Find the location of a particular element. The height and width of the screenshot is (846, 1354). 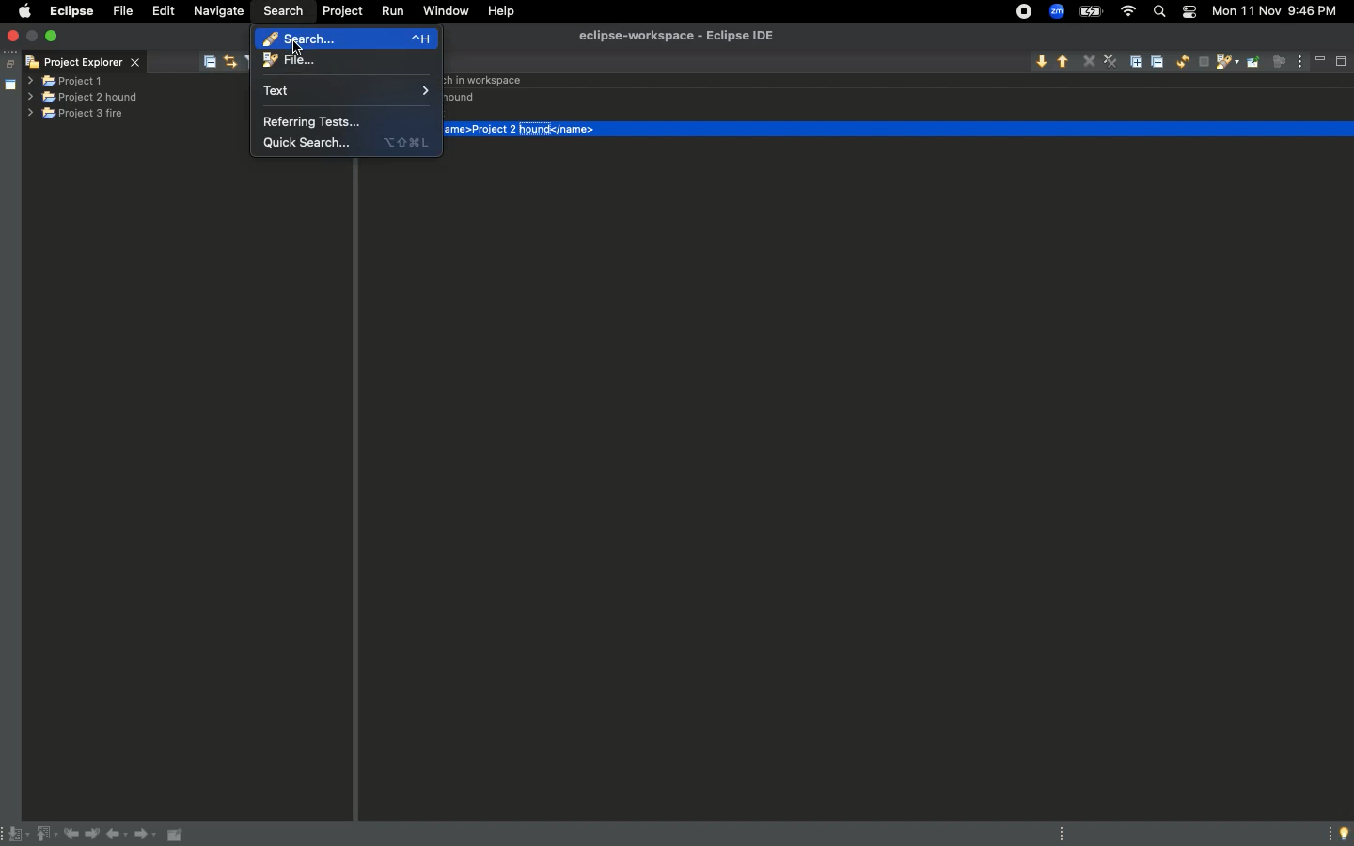

hound is located at coordinates (461, 99).